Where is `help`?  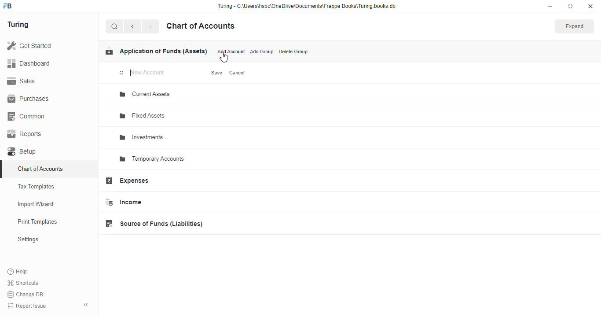 help is located at coordinates (18, 271).